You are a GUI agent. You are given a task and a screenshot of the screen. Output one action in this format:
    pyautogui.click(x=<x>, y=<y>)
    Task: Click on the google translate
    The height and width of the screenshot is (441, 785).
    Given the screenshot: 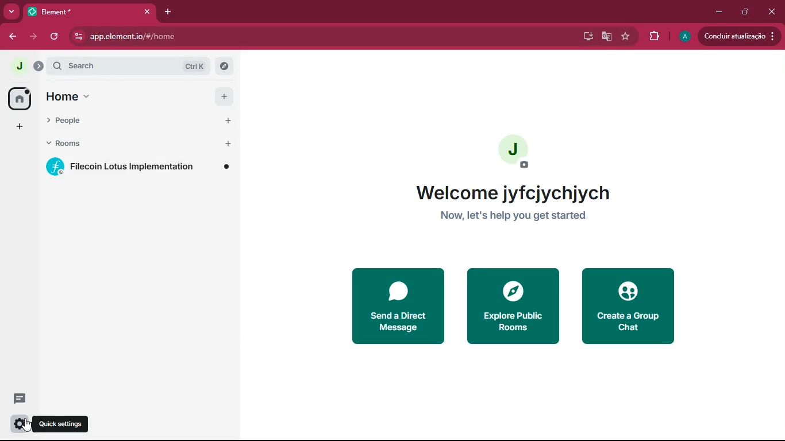 What is the action you would take?
    pyautogui.click(x=606, y=36)
    